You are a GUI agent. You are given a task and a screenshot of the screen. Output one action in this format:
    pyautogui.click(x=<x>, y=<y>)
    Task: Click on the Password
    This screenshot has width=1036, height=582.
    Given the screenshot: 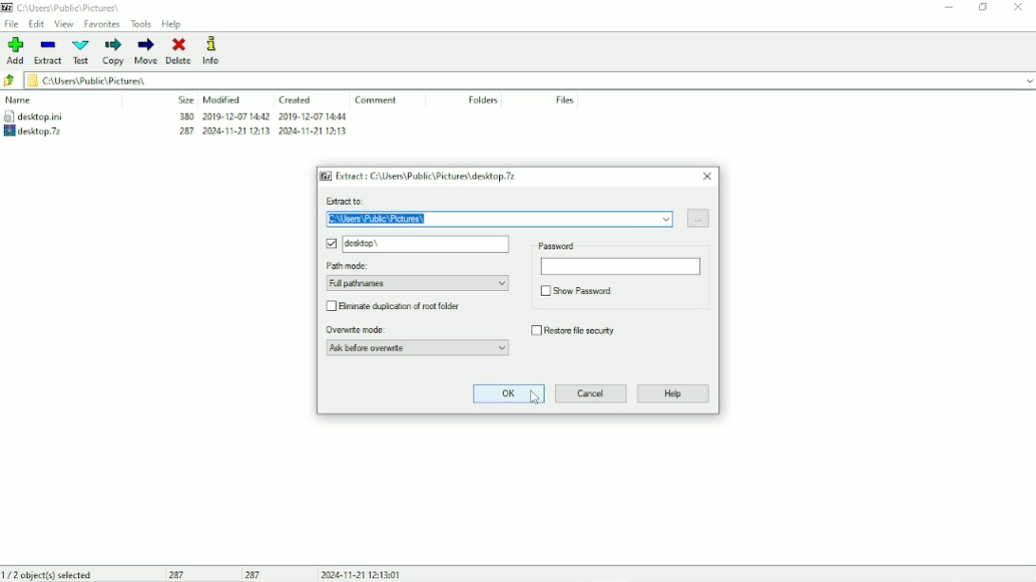 What is the action you would take?
    pyautogui.click(x=619, y=257)
    